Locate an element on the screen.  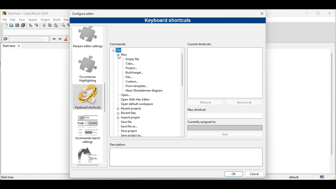
Start here is located at coordinates (8, 177).